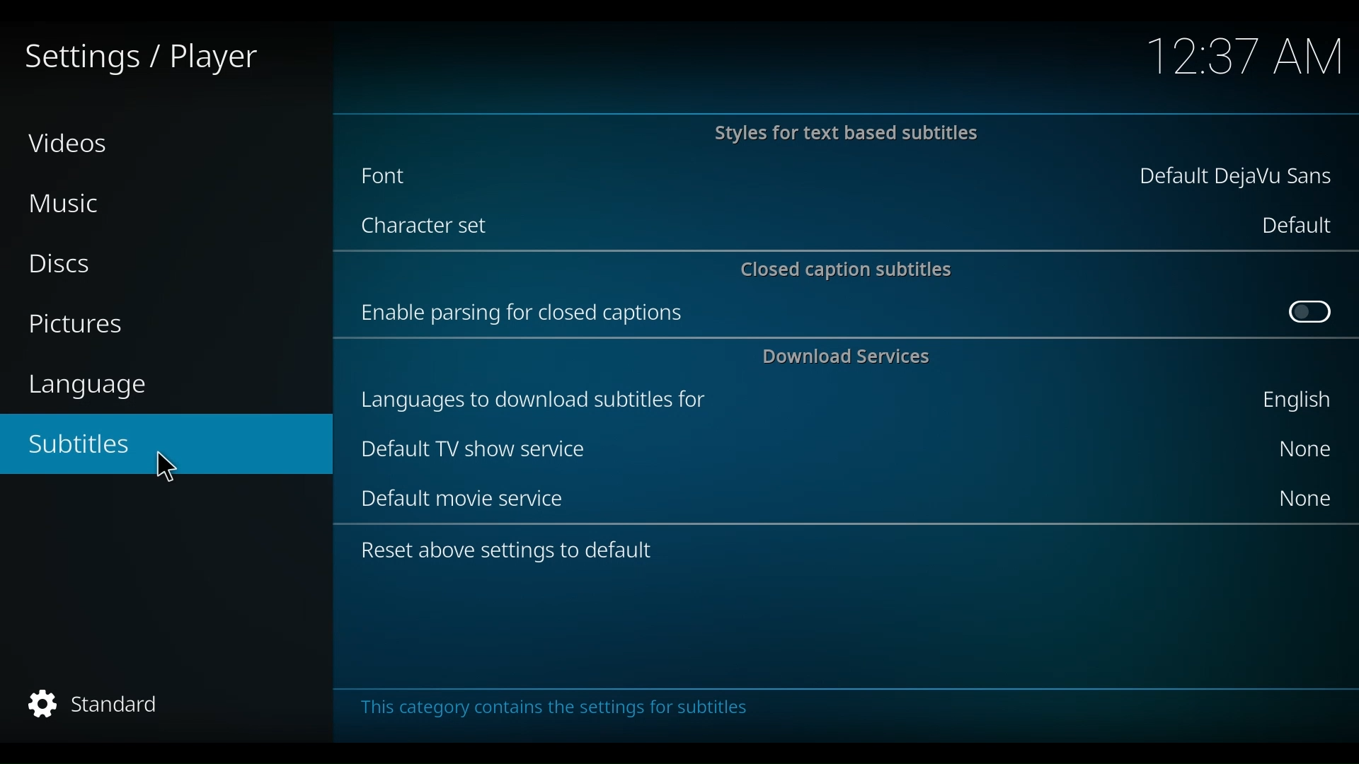 The height and width of the screenshot is (764, 1359). I want to click on Styles for text based subtitles, so click(844, 134).